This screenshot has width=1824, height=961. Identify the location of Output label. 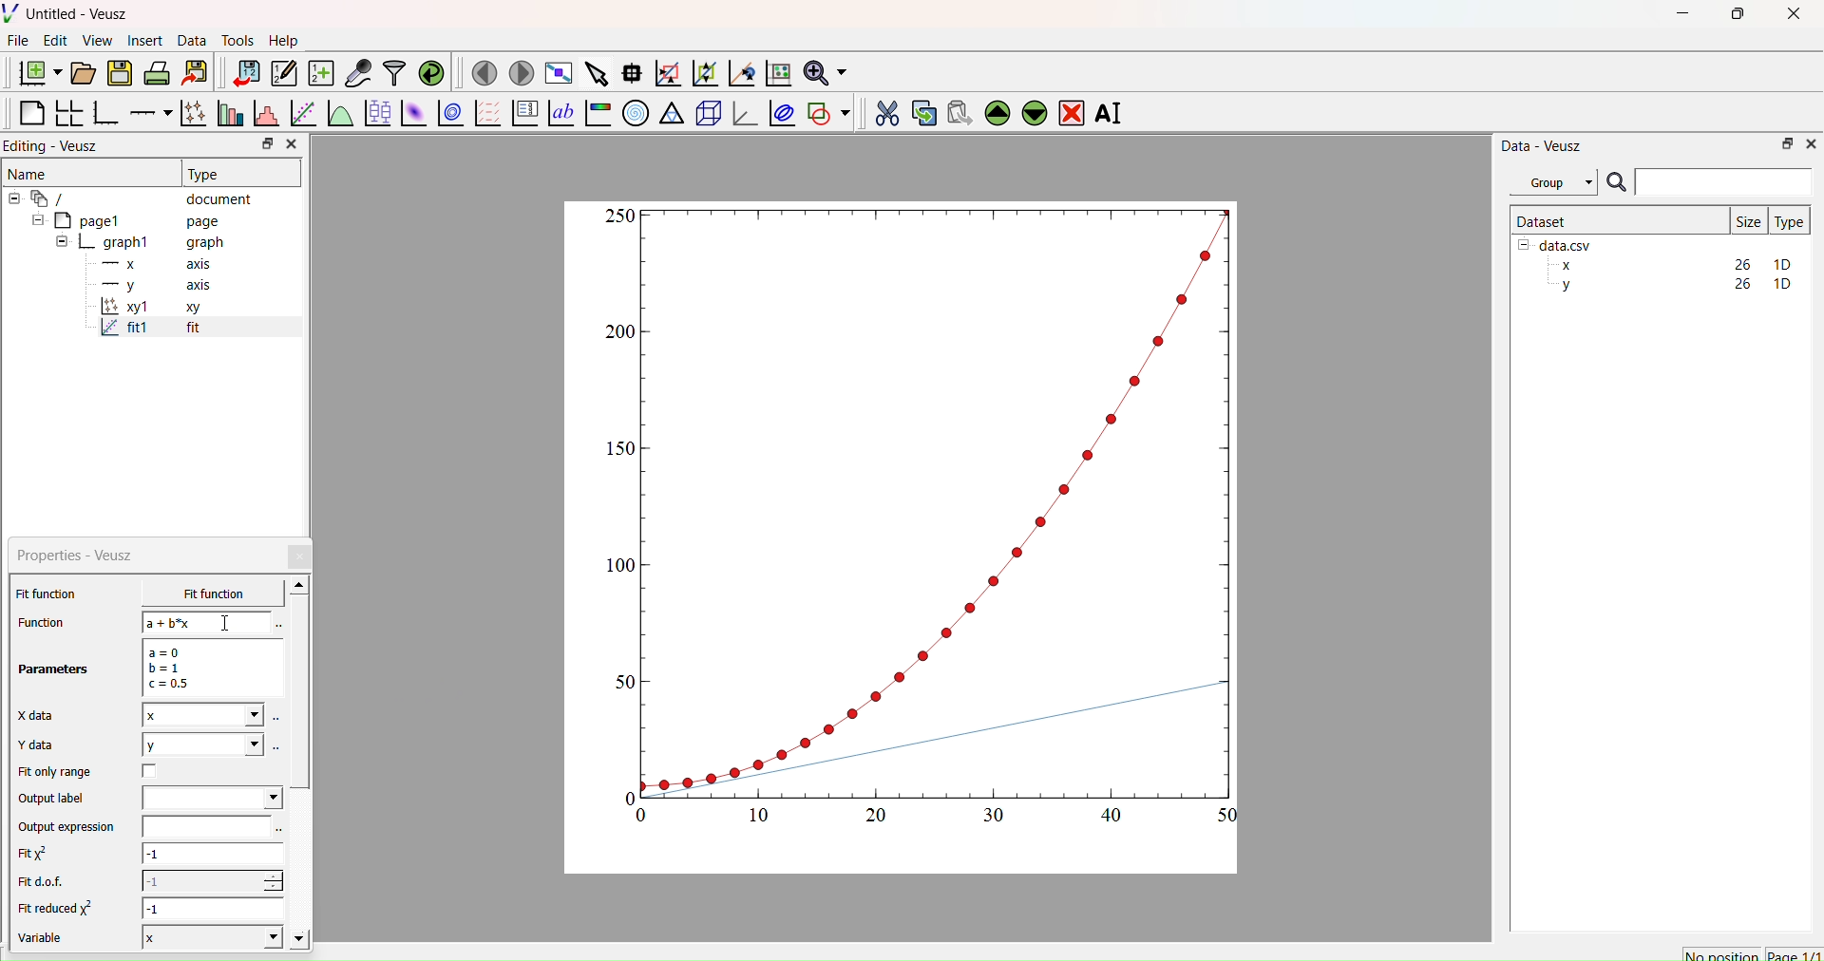
(55, 799).